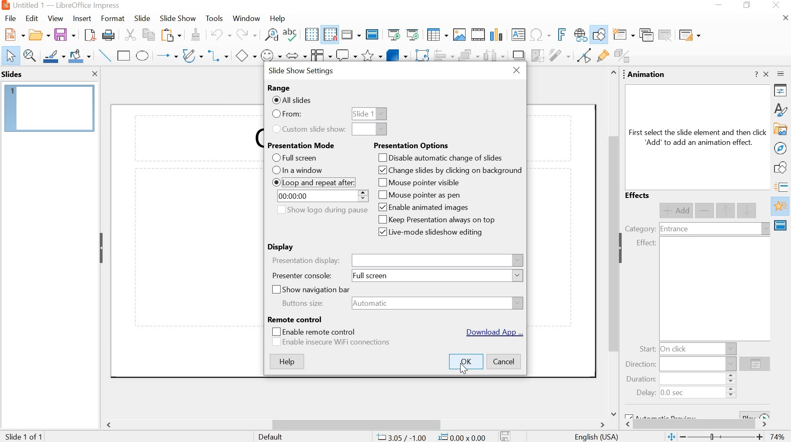  What do you see at coordinates (276, 182) in the screenshot?
I see `enabled` at bounding box center [276, 182].